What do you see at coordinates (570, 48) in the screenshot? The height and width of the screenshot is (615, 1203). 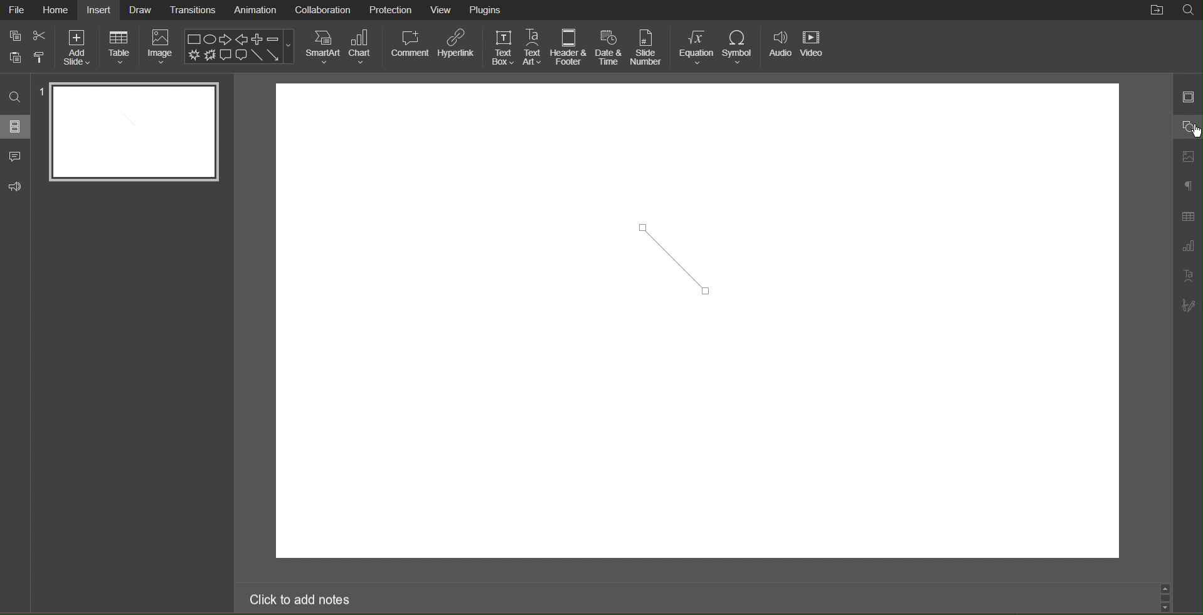 I see `Header & Footer` at bounding box center [570, 48].